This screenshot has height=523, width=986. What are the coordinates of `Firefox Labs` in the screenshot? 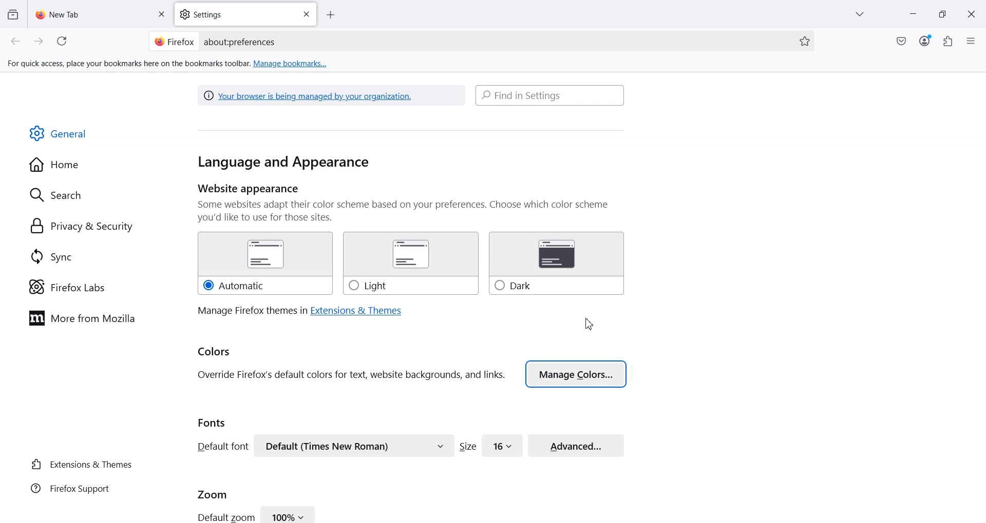 It's located at (67, 287).